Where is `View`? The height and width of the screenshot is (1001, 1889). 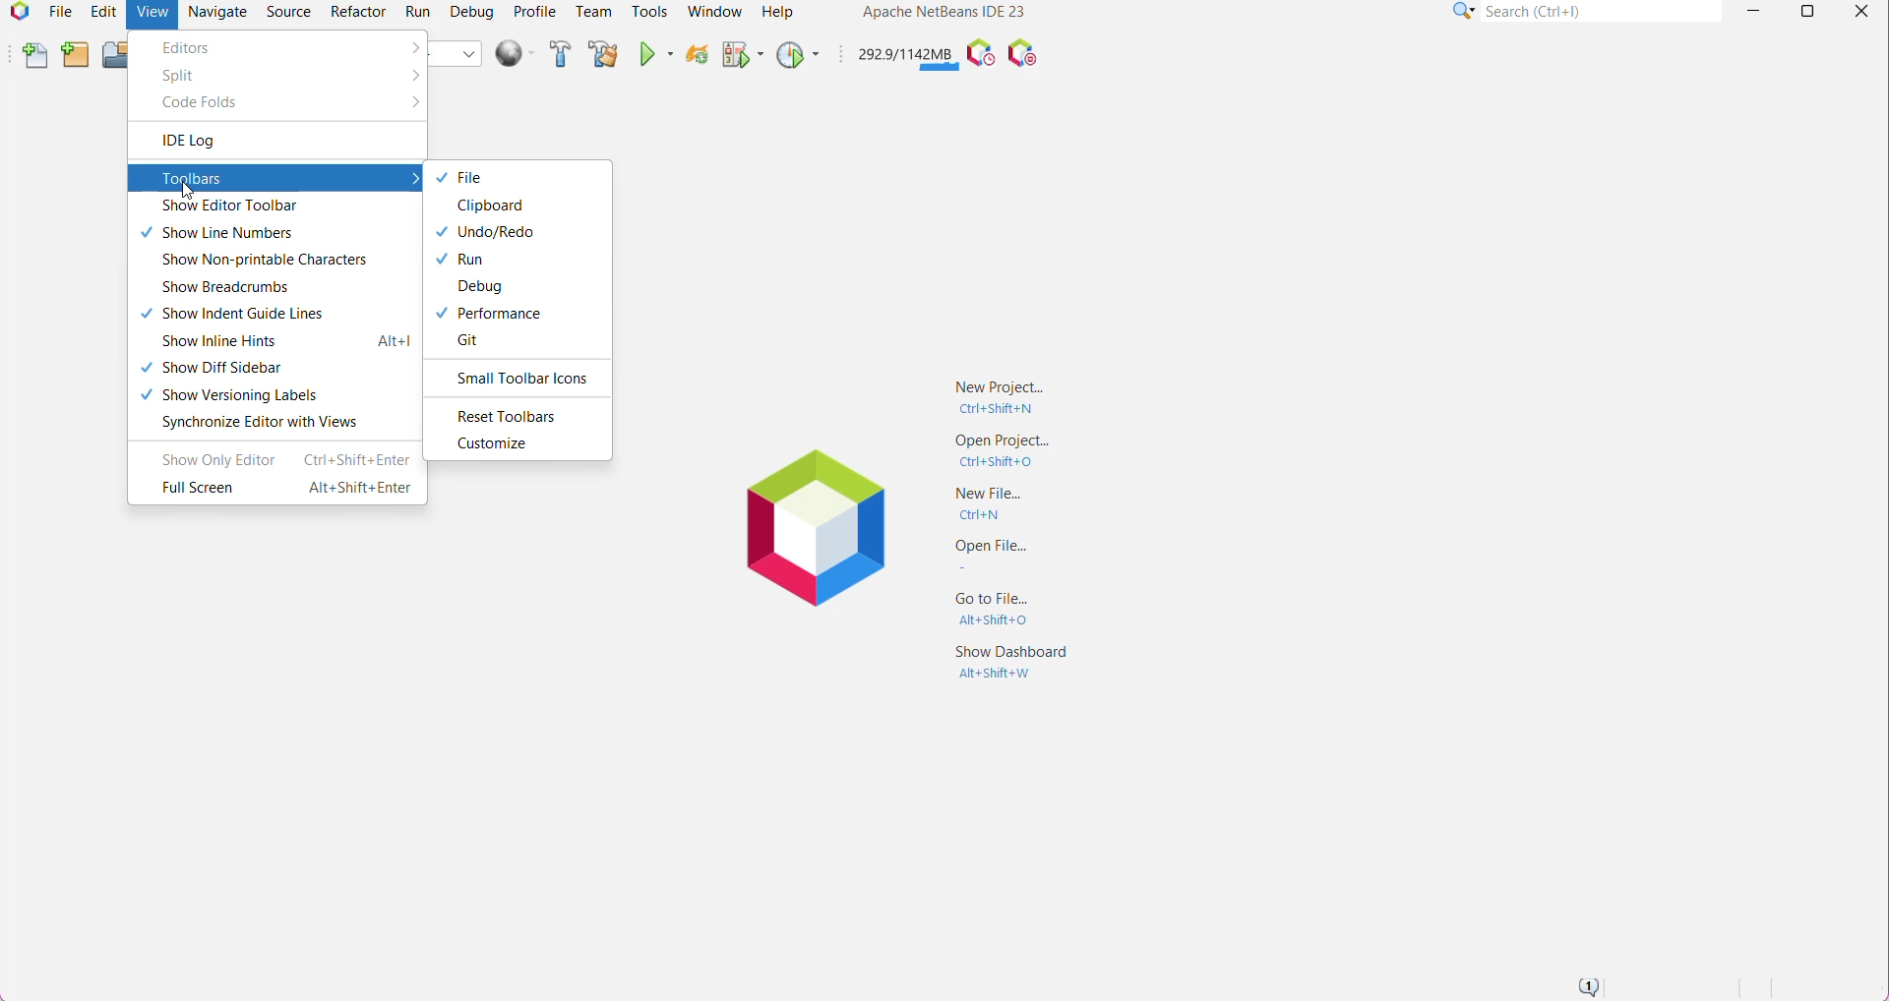 View is located at coordinates (151, 15).